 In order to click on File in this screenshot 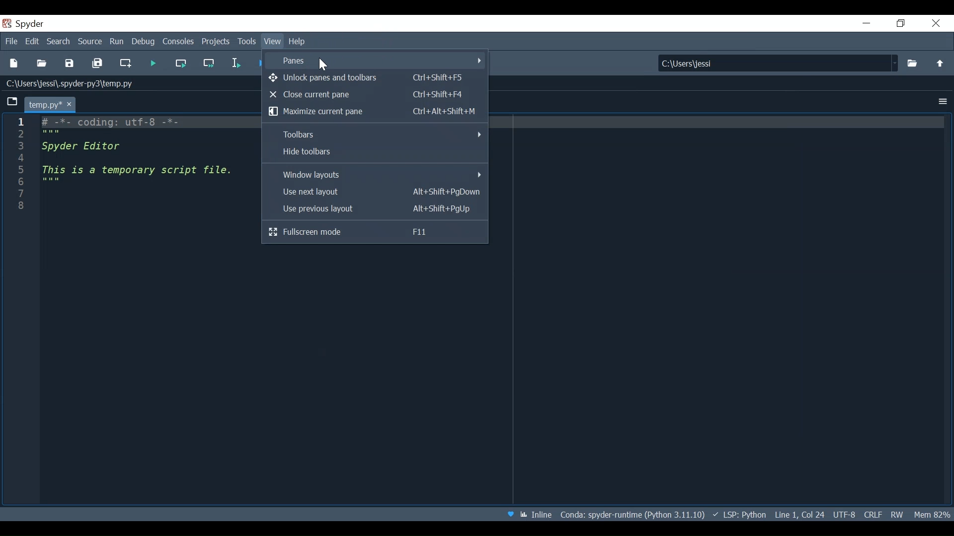, I will do `click(11, 41)`.